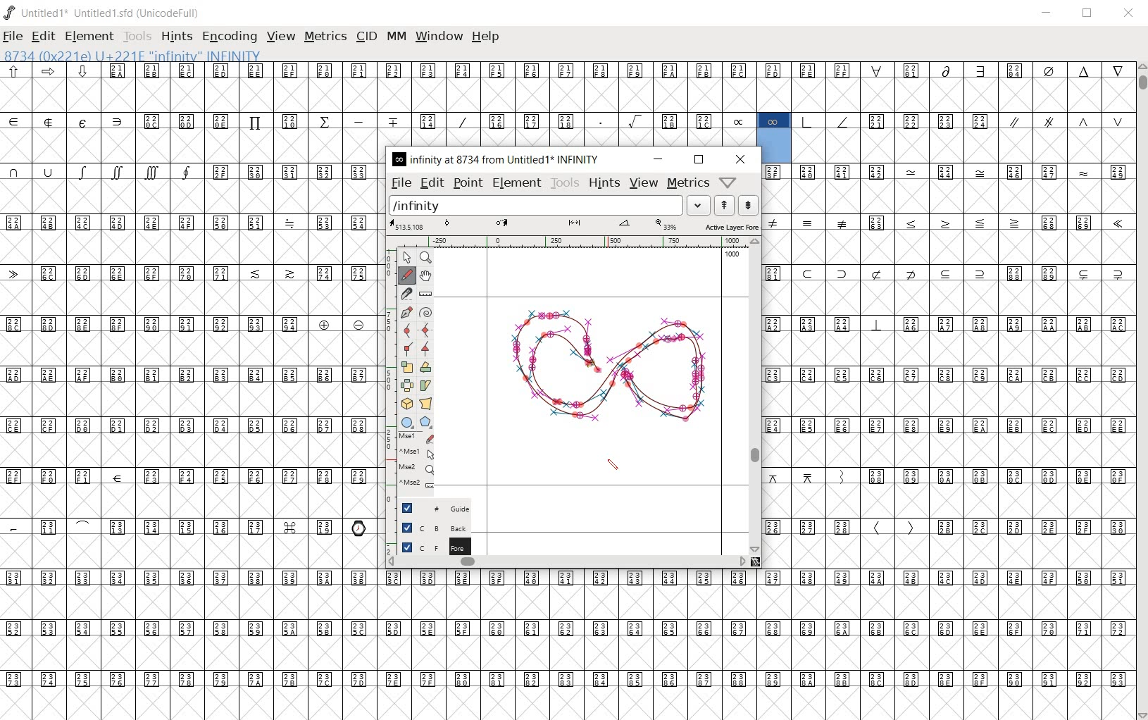 Image resolution: width=1148 pixels, height=720 pixels. Describe the element at coordinates (191, 450) in the screenshot. I see `empty glyph slots` at that location.